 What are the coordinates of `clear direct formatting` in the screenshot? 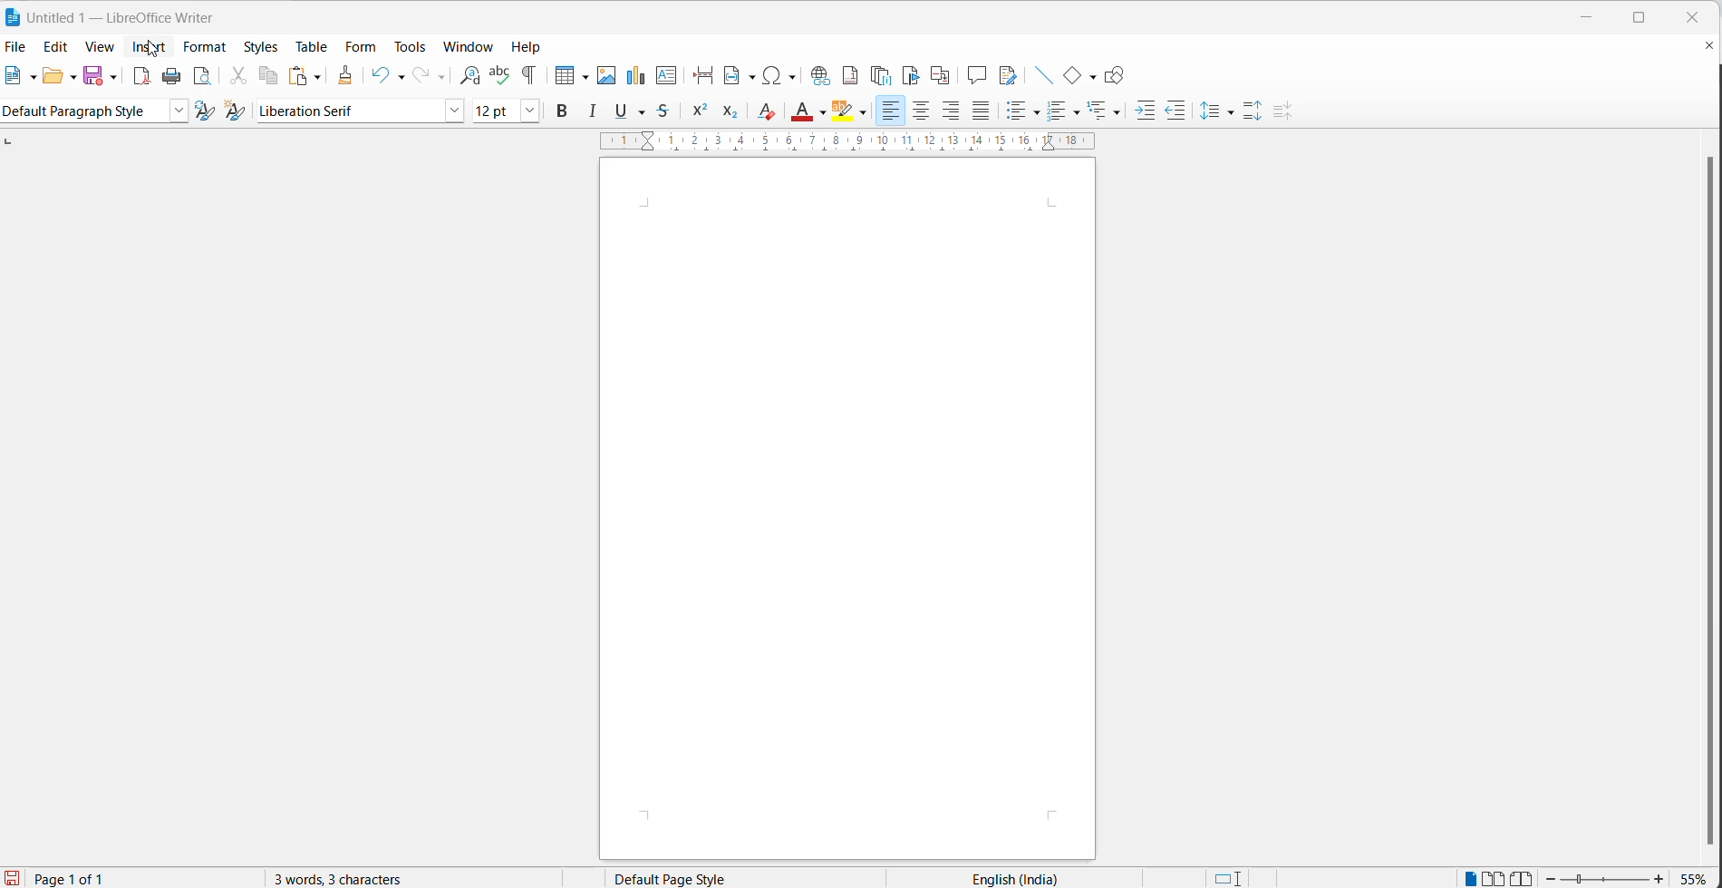 It's located at (769, 112).